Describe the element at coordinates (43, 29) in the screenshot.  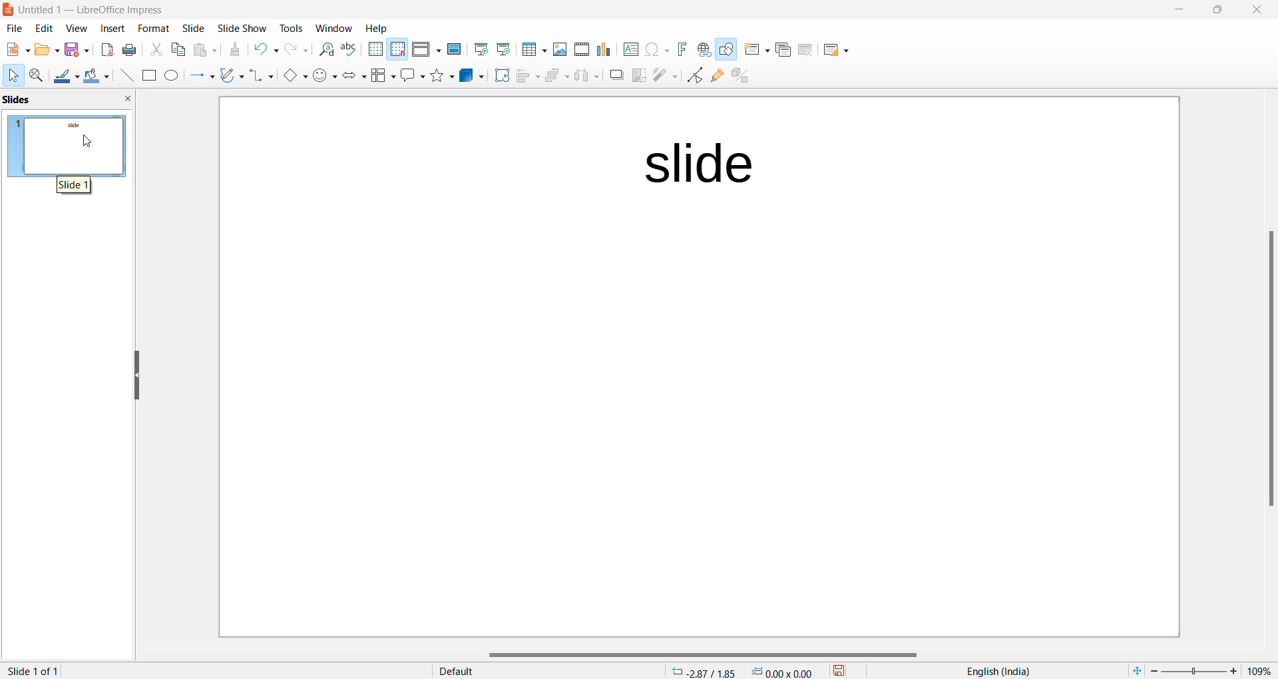
I see `edit` at that location.